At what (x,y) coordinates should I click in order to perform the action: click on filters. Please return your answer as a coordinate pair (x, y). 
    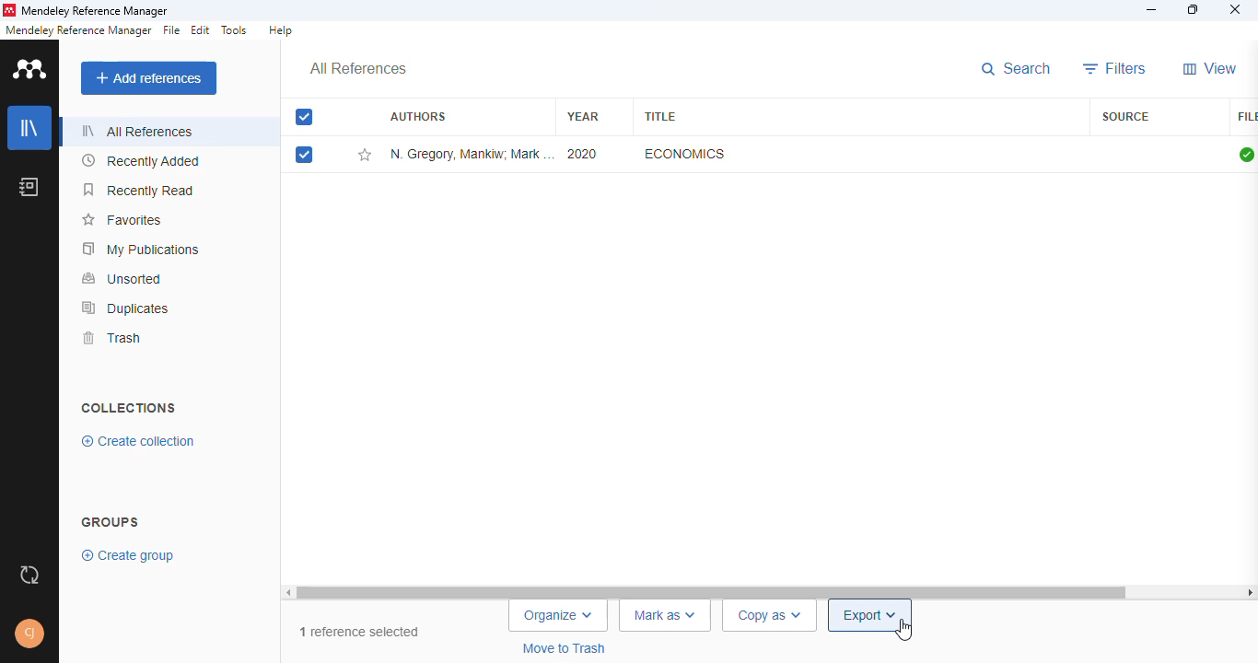
    Looking at the image, I should click on (1114, 69).